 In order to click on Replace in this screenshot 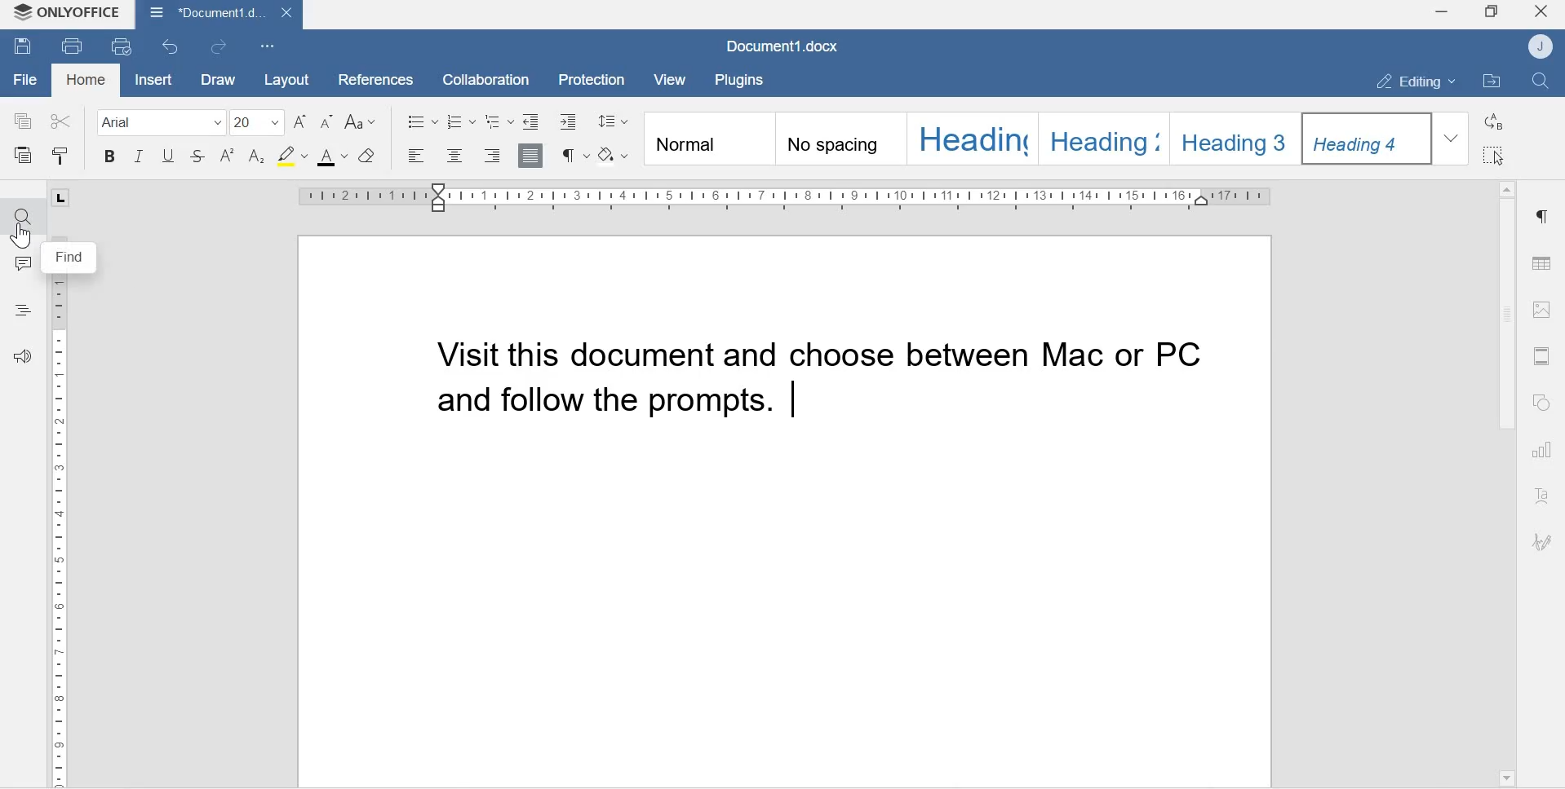, I will do `click(1496, 121)`.